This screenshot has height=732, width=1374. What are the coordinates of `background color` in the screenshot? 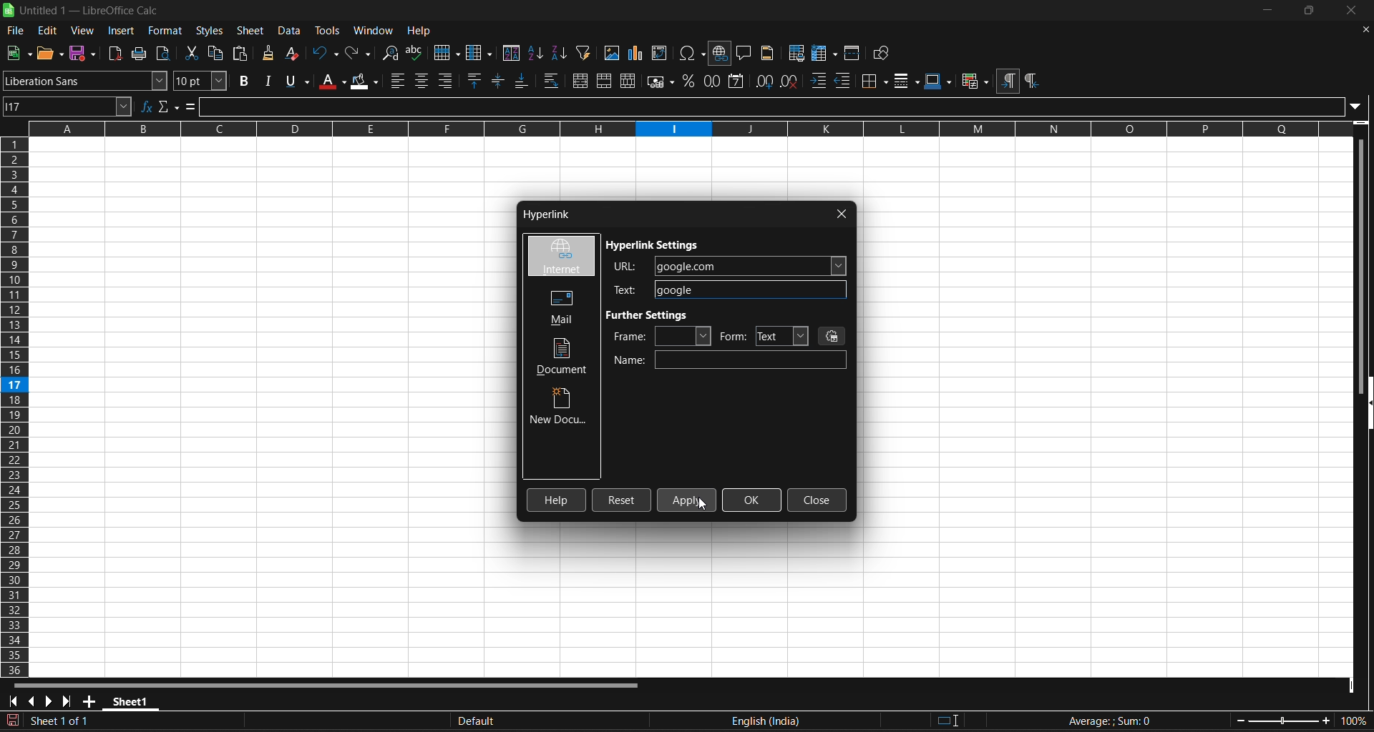 It's located at (366, 80).